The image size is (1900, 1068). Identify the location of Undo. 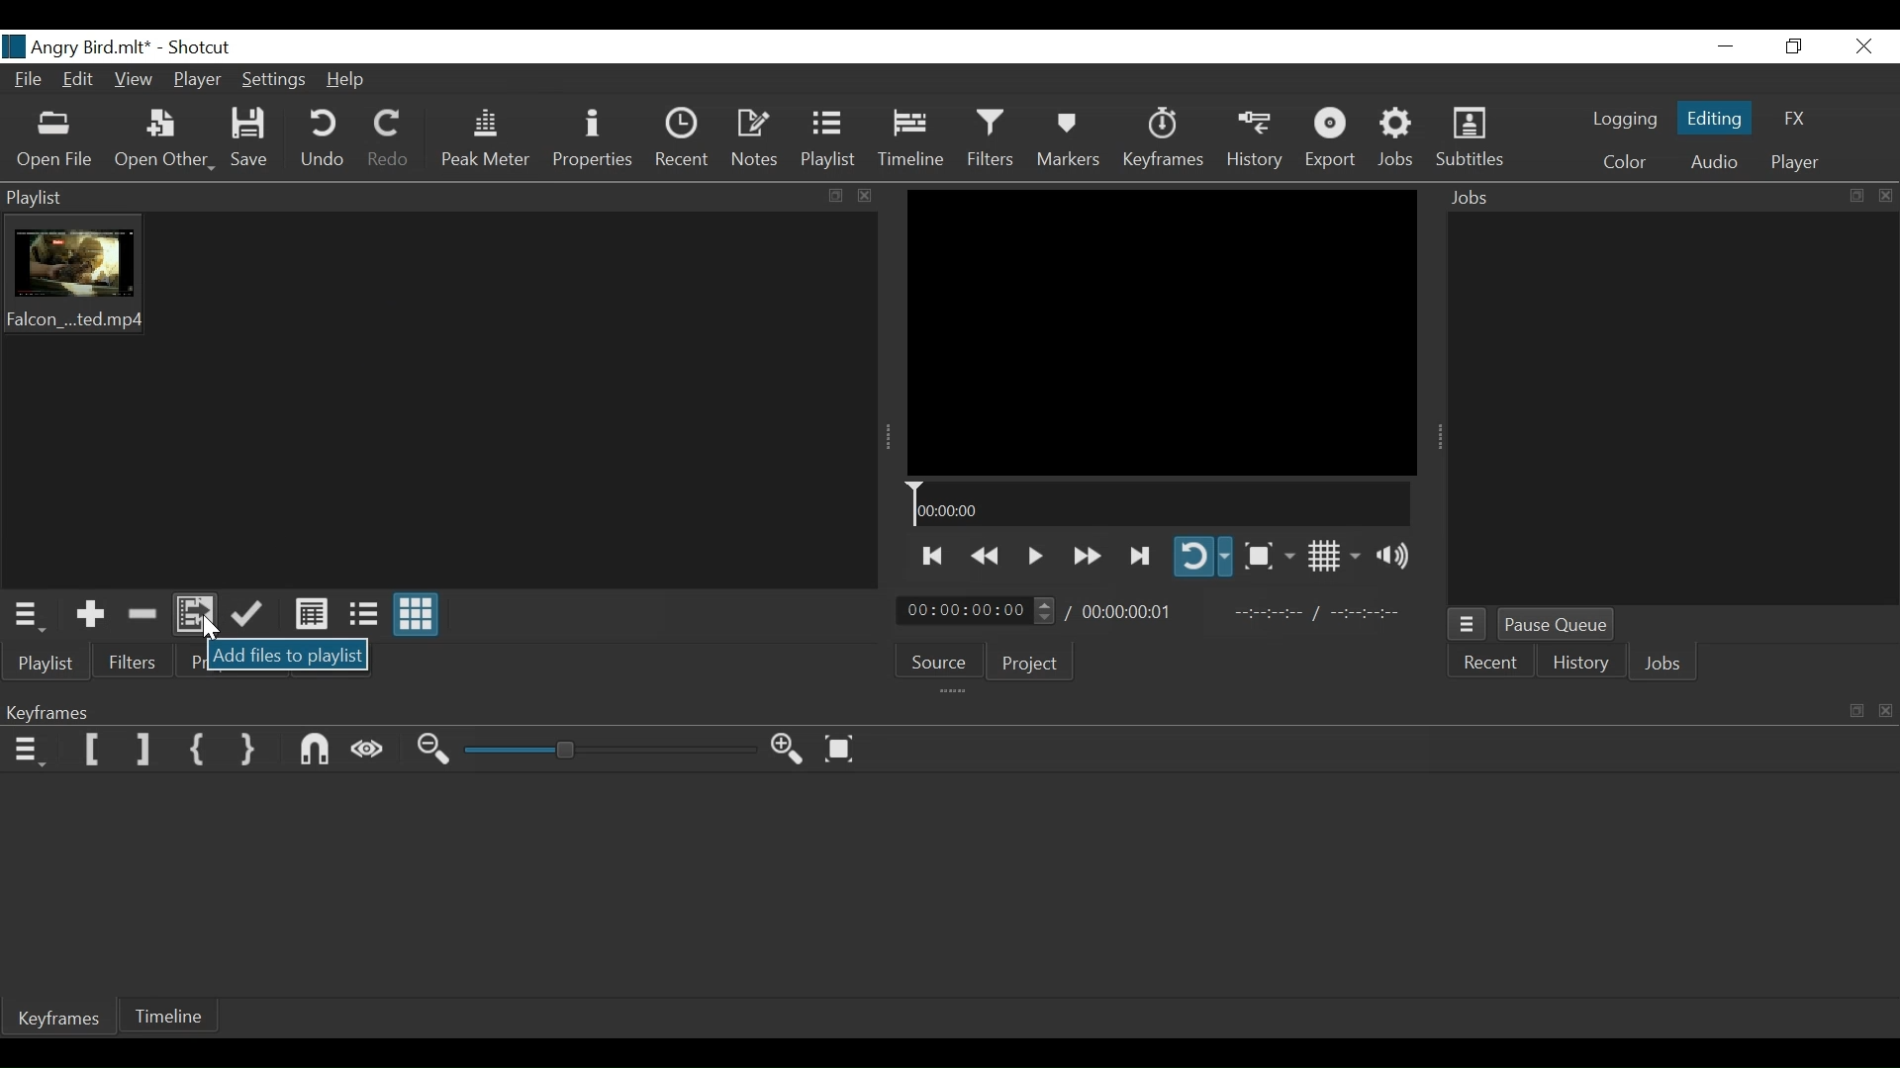
(324, 140).